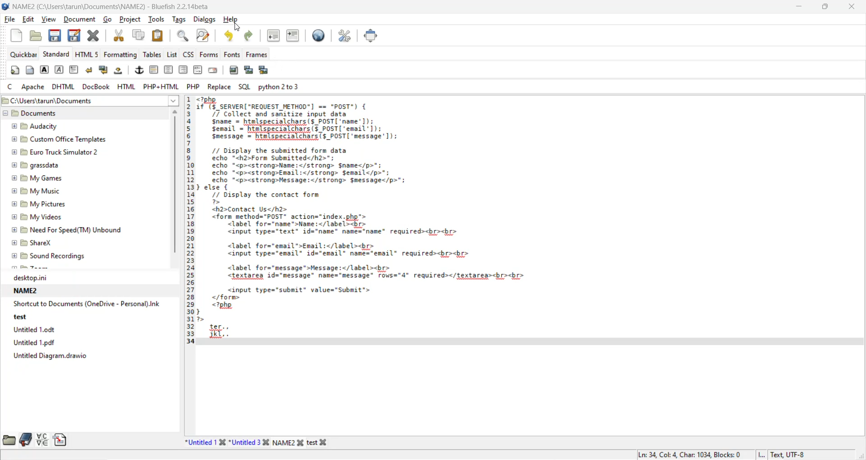  Describe the element at coordinates (181, 20) in the screenshot. I see `tags` at that location.